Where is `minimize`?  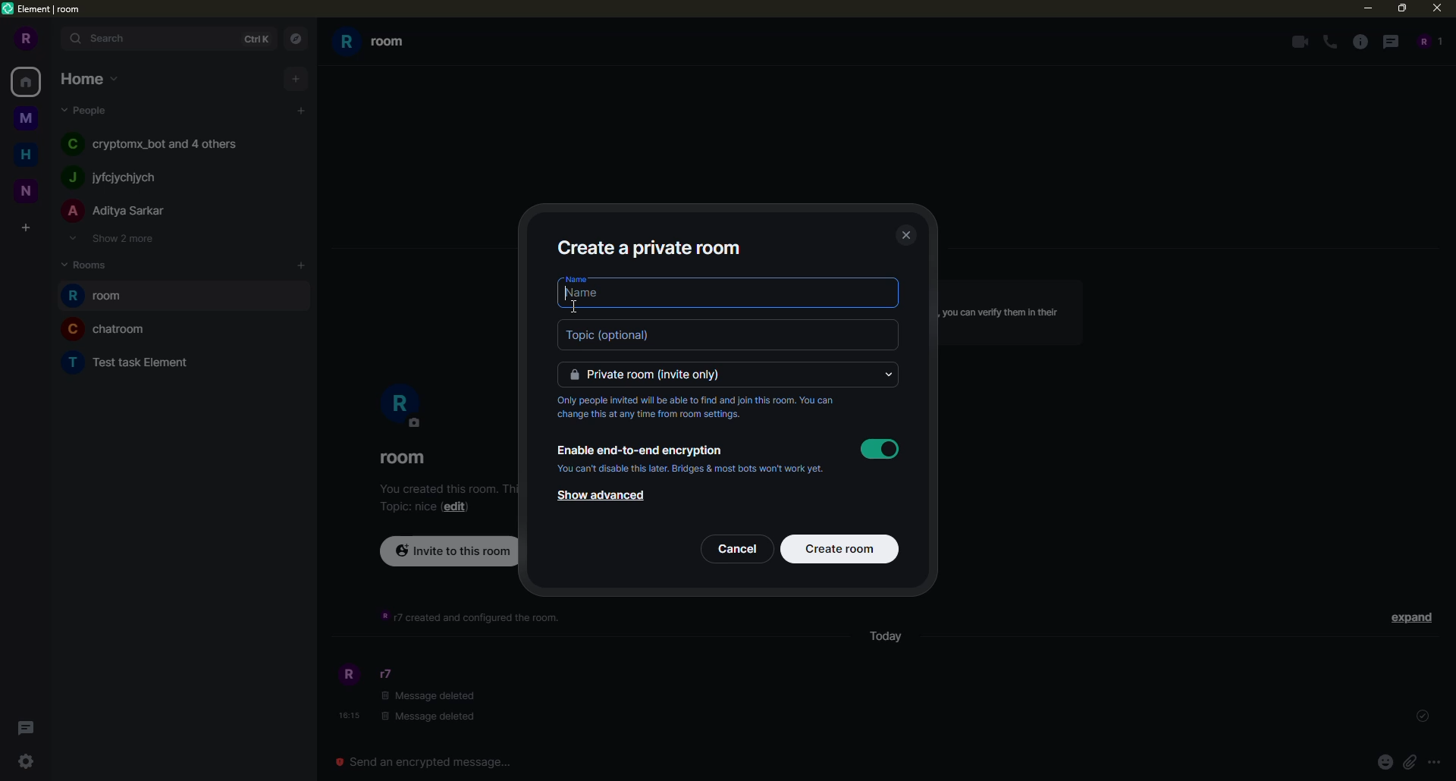 minimize is located at coordinates (1365, 8).